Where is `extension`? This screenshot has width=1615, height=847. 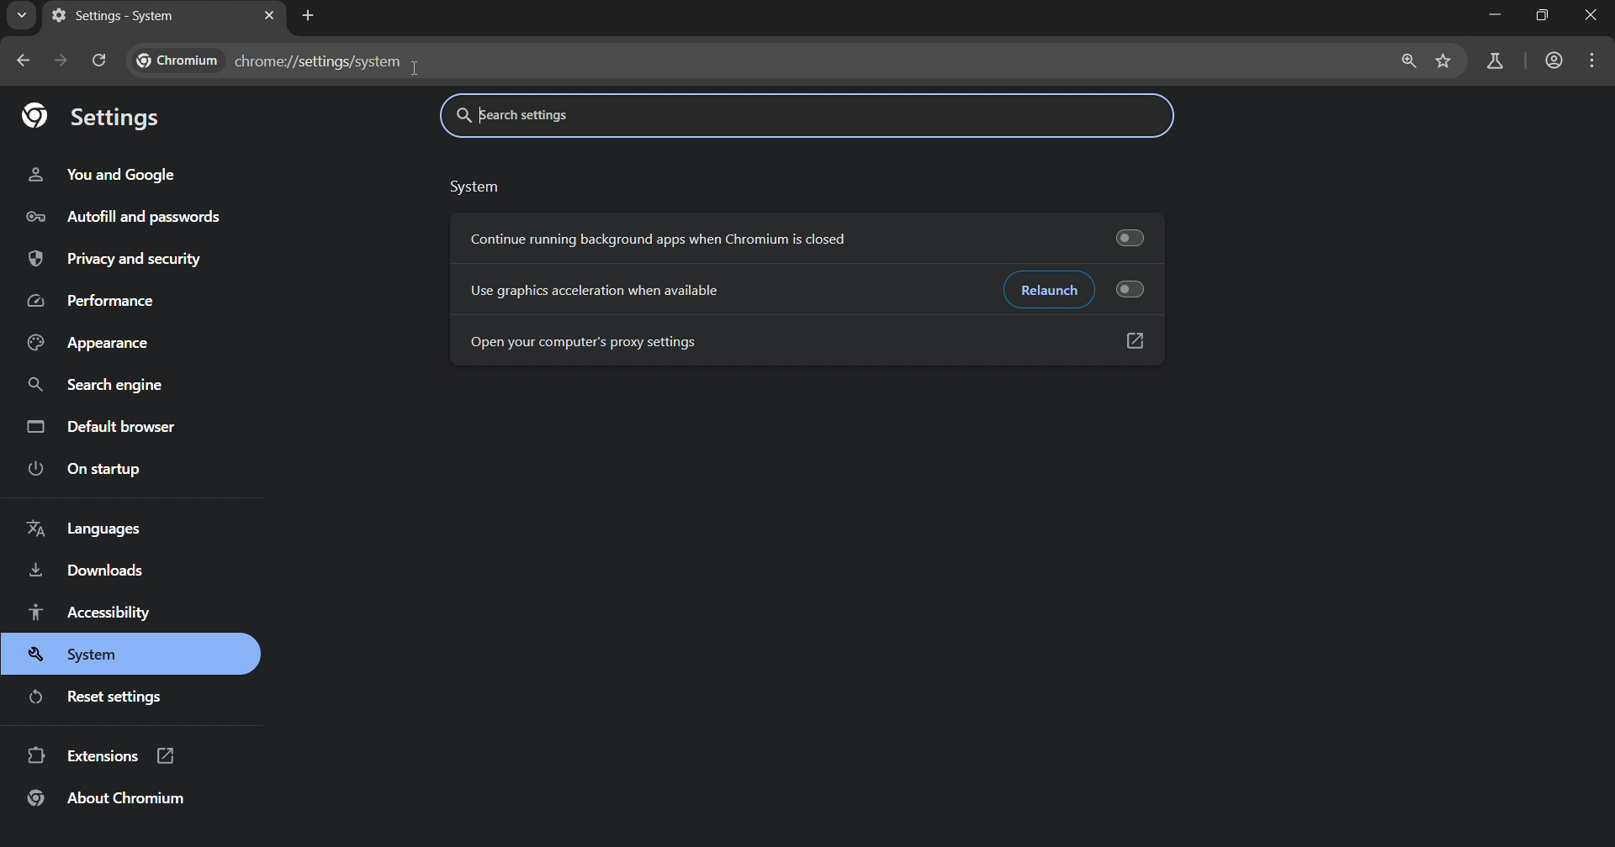
extension is located at coordinates (100, 755).